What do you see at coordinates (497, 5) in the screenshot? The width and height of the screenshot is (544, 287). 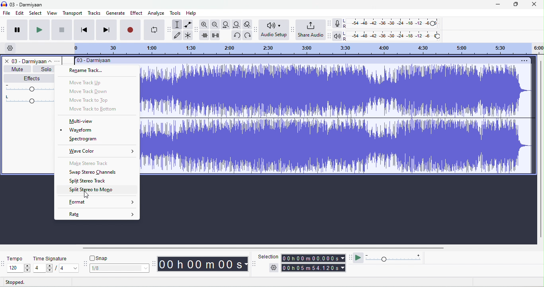 I see `minimize` at bounding box center [497, 5].